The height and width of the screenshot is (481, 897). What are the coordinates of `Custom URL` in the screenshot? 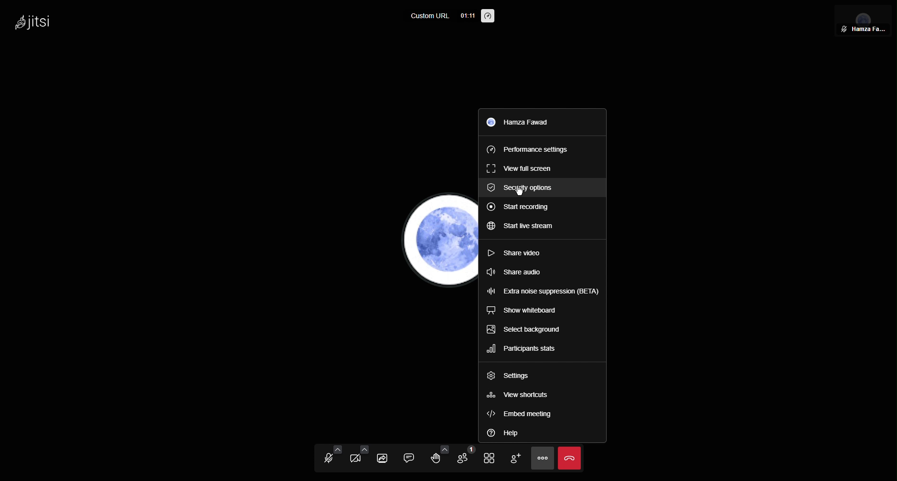 It's located at (430, 17).